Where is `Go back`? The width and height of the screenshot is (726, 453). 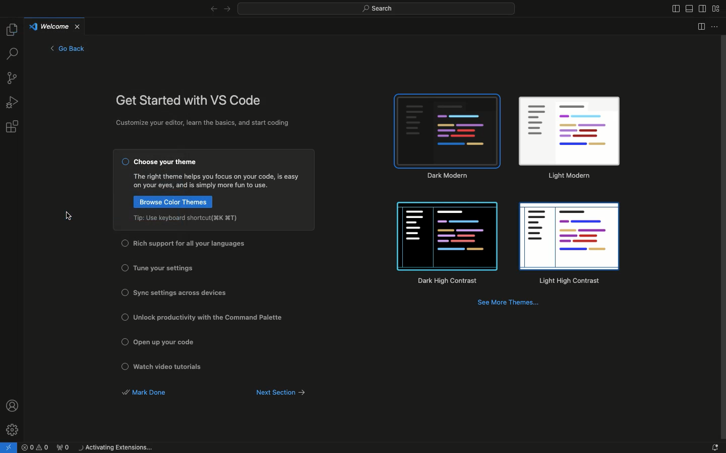
Go back is located at coordinates (68, 48).